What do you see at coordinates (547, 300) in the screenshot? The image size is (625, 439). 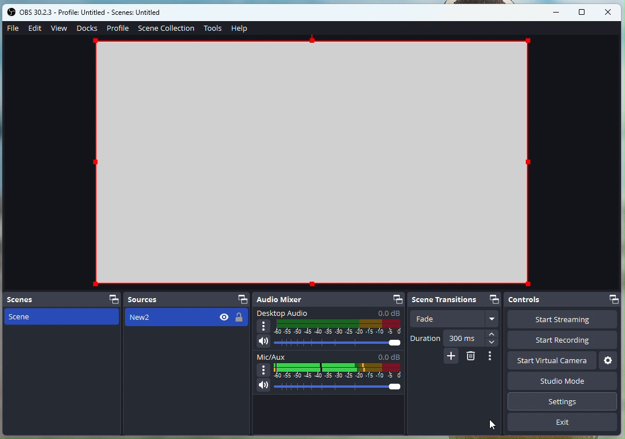 I see `Controls` at bounding box center [547, 300].